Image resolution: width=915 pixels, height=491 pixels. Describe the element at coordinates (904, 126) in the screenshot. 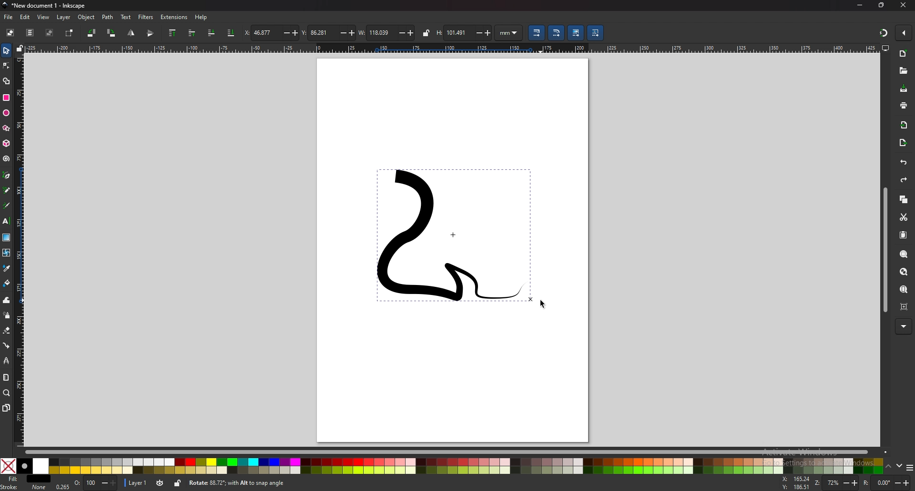

I see `import` at that location.